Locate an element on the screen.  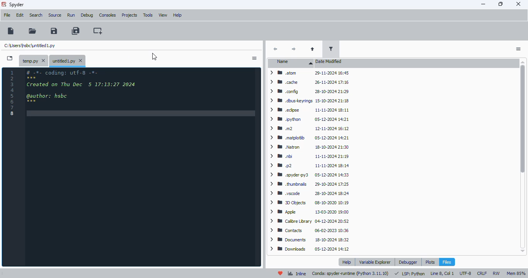
new file is located at coordinates (10, 273).